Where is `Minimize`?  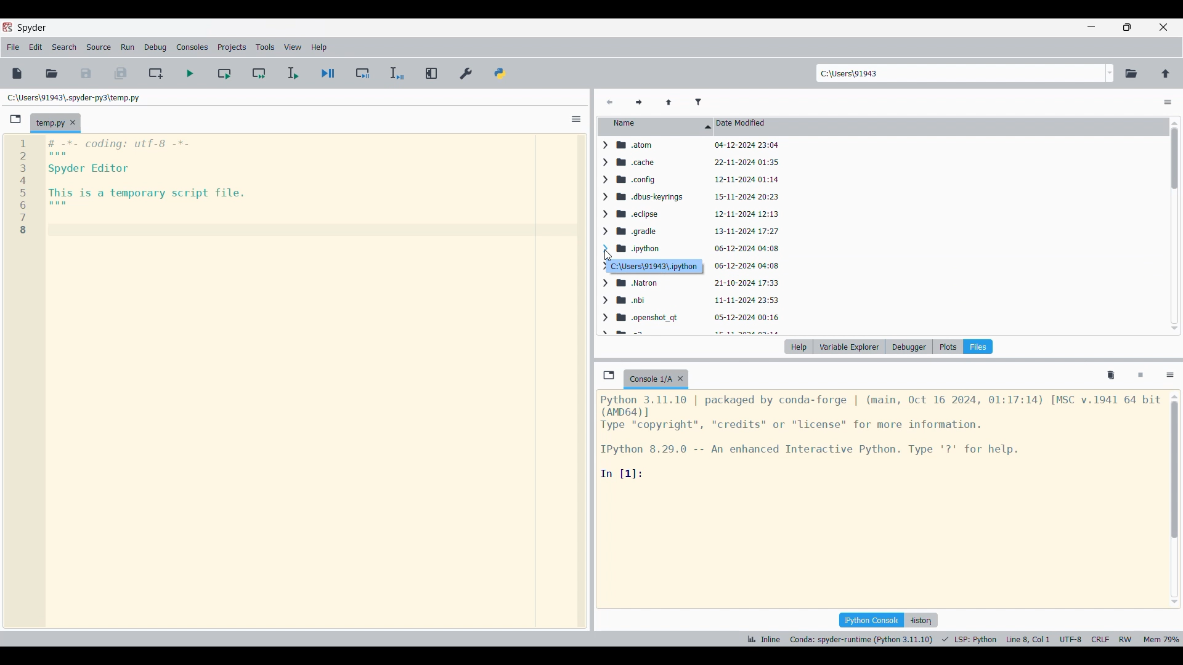 Minimize is located at coordinates (1091, 26).